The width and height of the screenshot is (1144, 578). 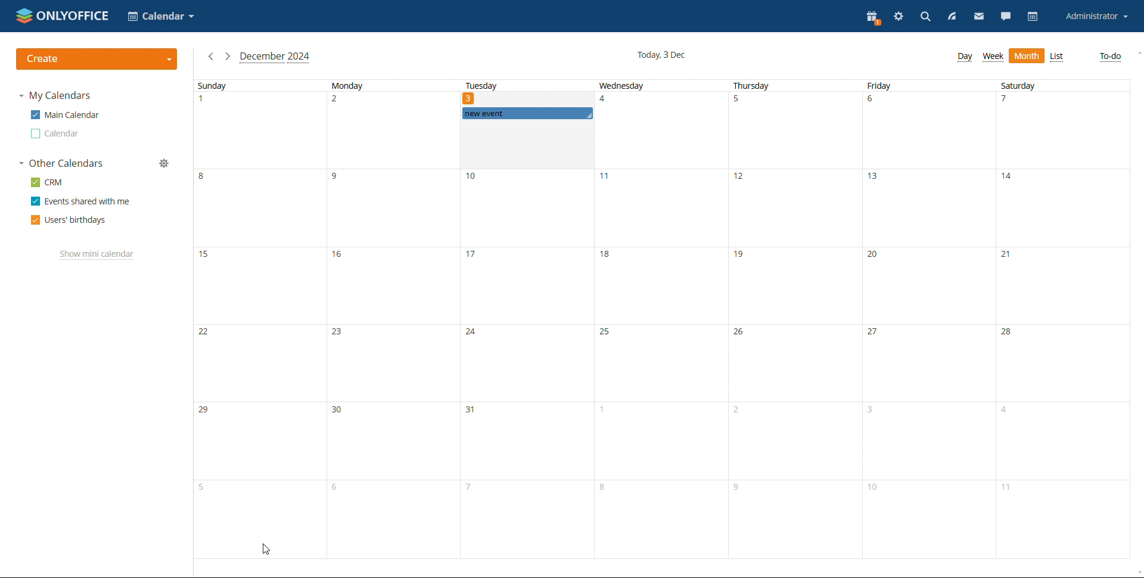 I want to click on manage, so click(x=164, y=163).